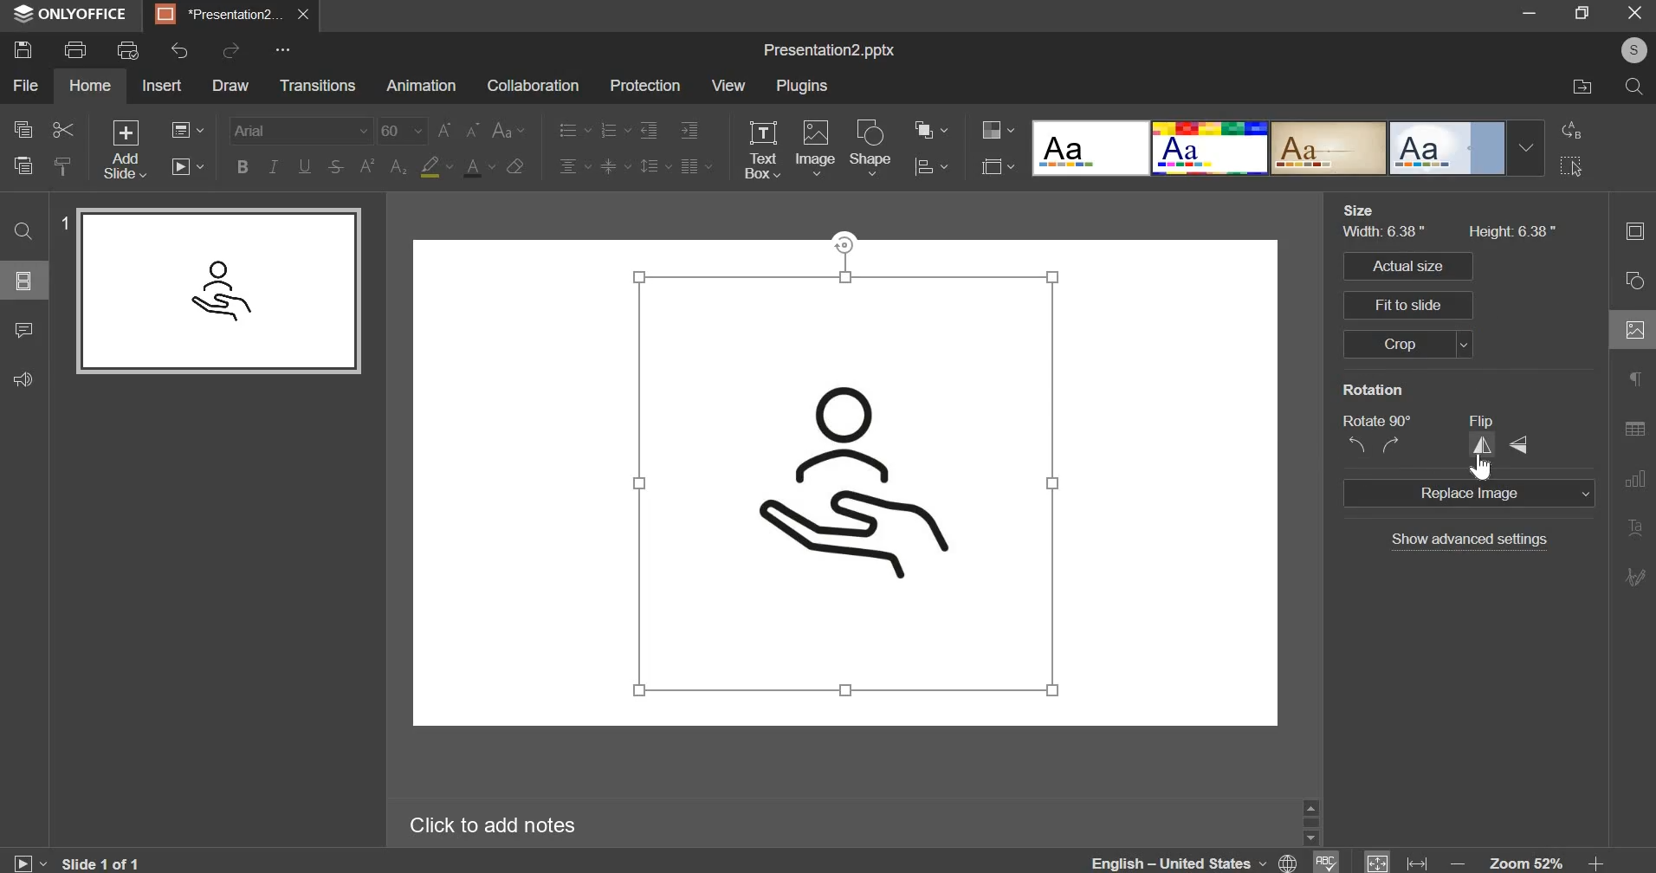 This screenshot has height=873, width=1656. What do you see at coordinates (43, 148) in the screenshot?
I see `copy, cut, paste & clear style` at bounding box center [43, 148].